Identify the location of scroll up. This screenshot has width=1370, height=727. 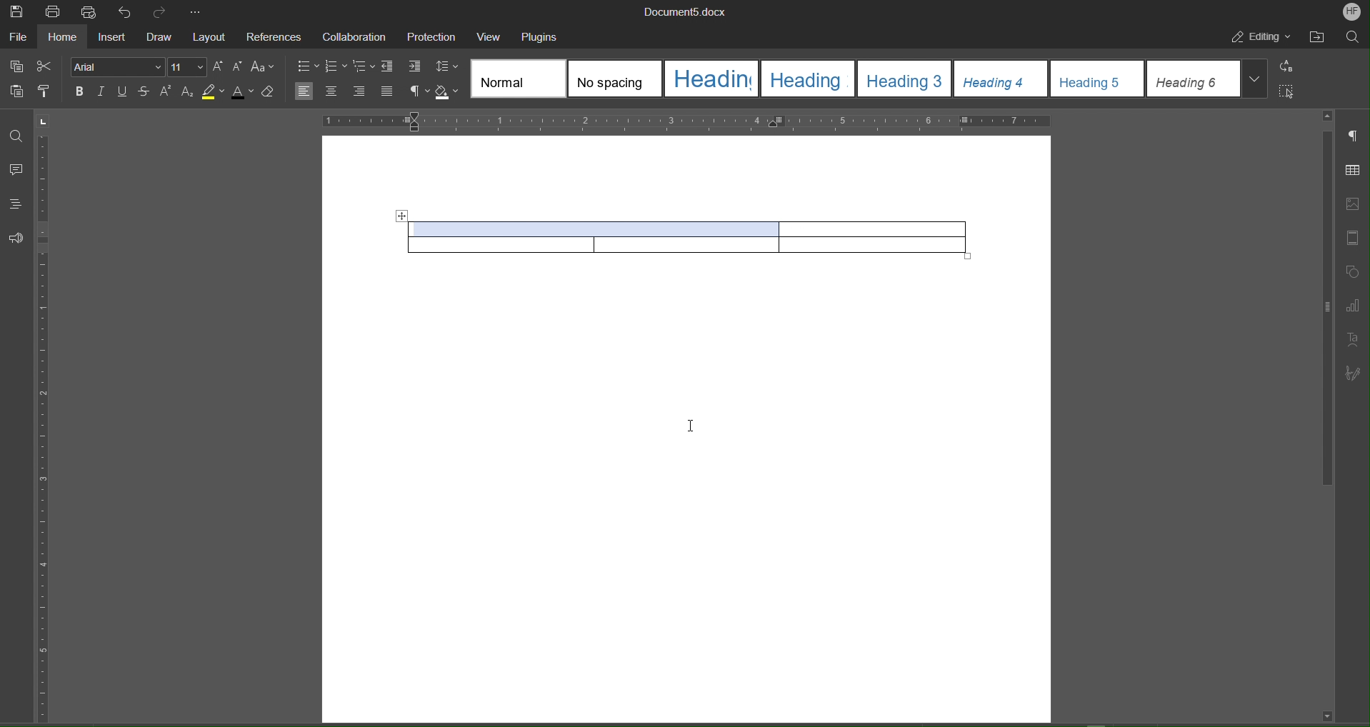
(1328, 116).